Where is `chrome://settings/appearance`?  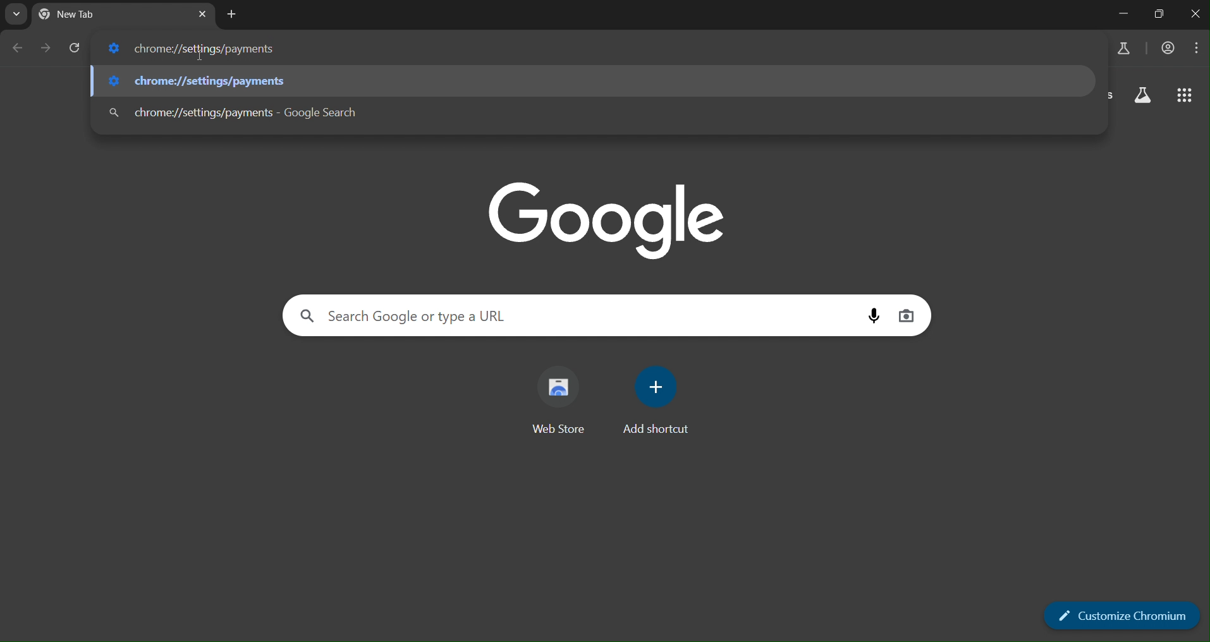
chrome://settings/appearance is located at coordinates (204, 81).